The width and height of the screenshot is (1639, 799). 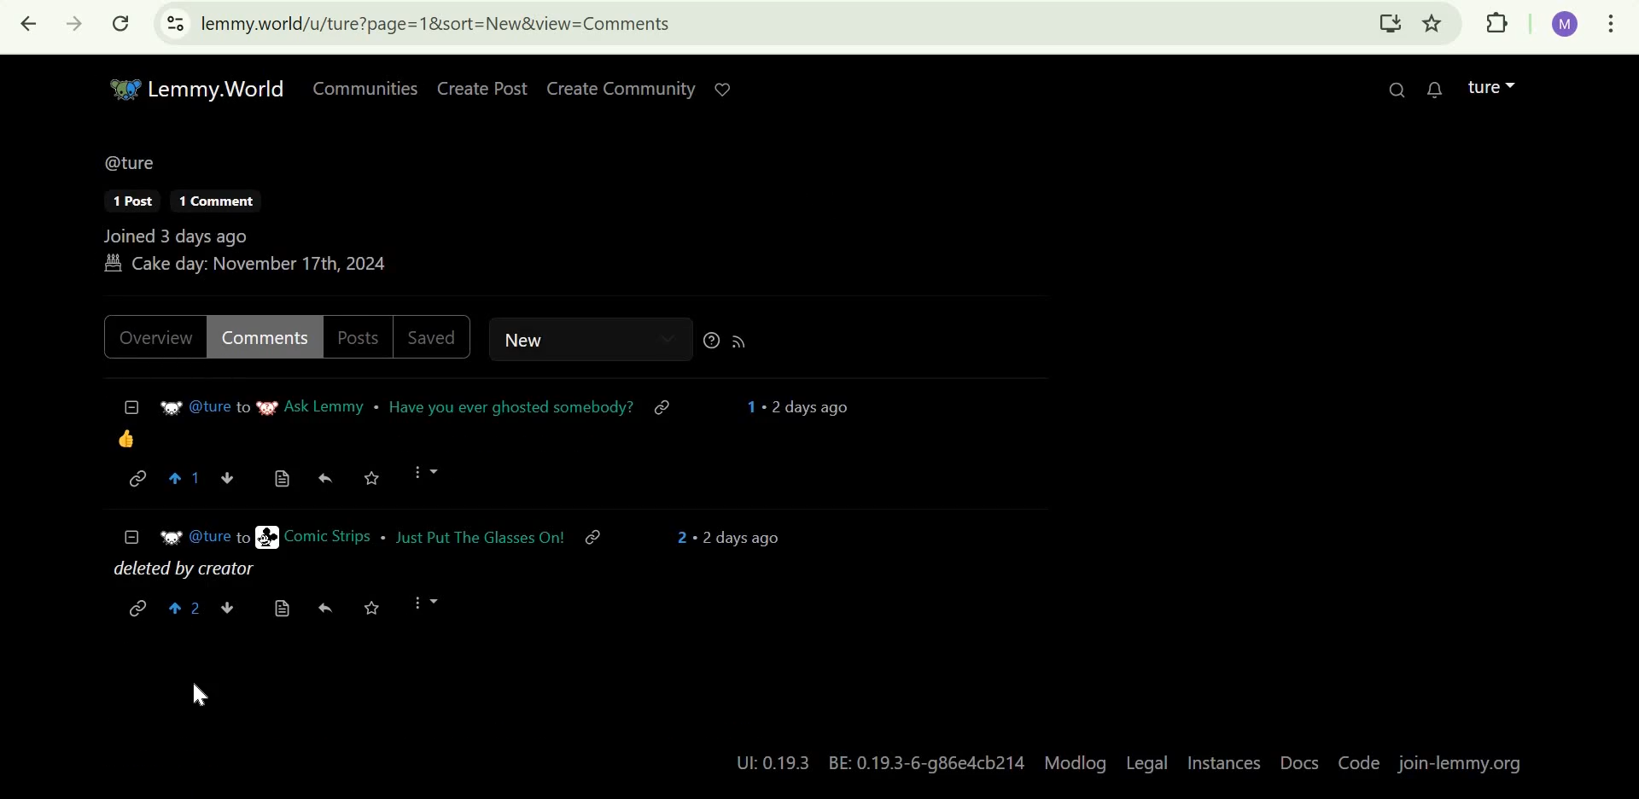 What do you see at coordinates (618, 89) in the screenshot?
I see `create community` at bounding box center [618, 89].